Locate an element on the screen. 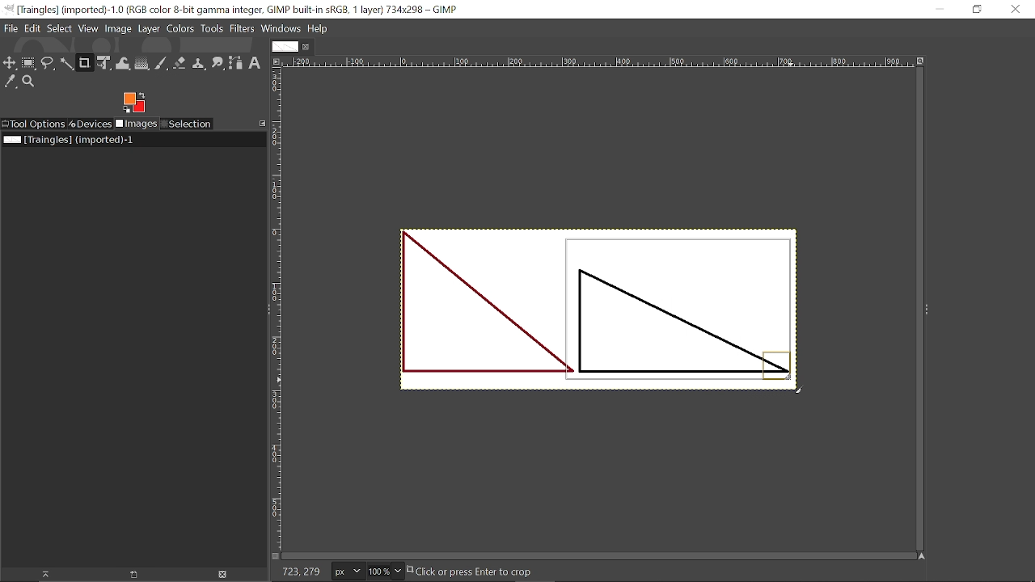  Cropped image is located at coordinates (681, 311).